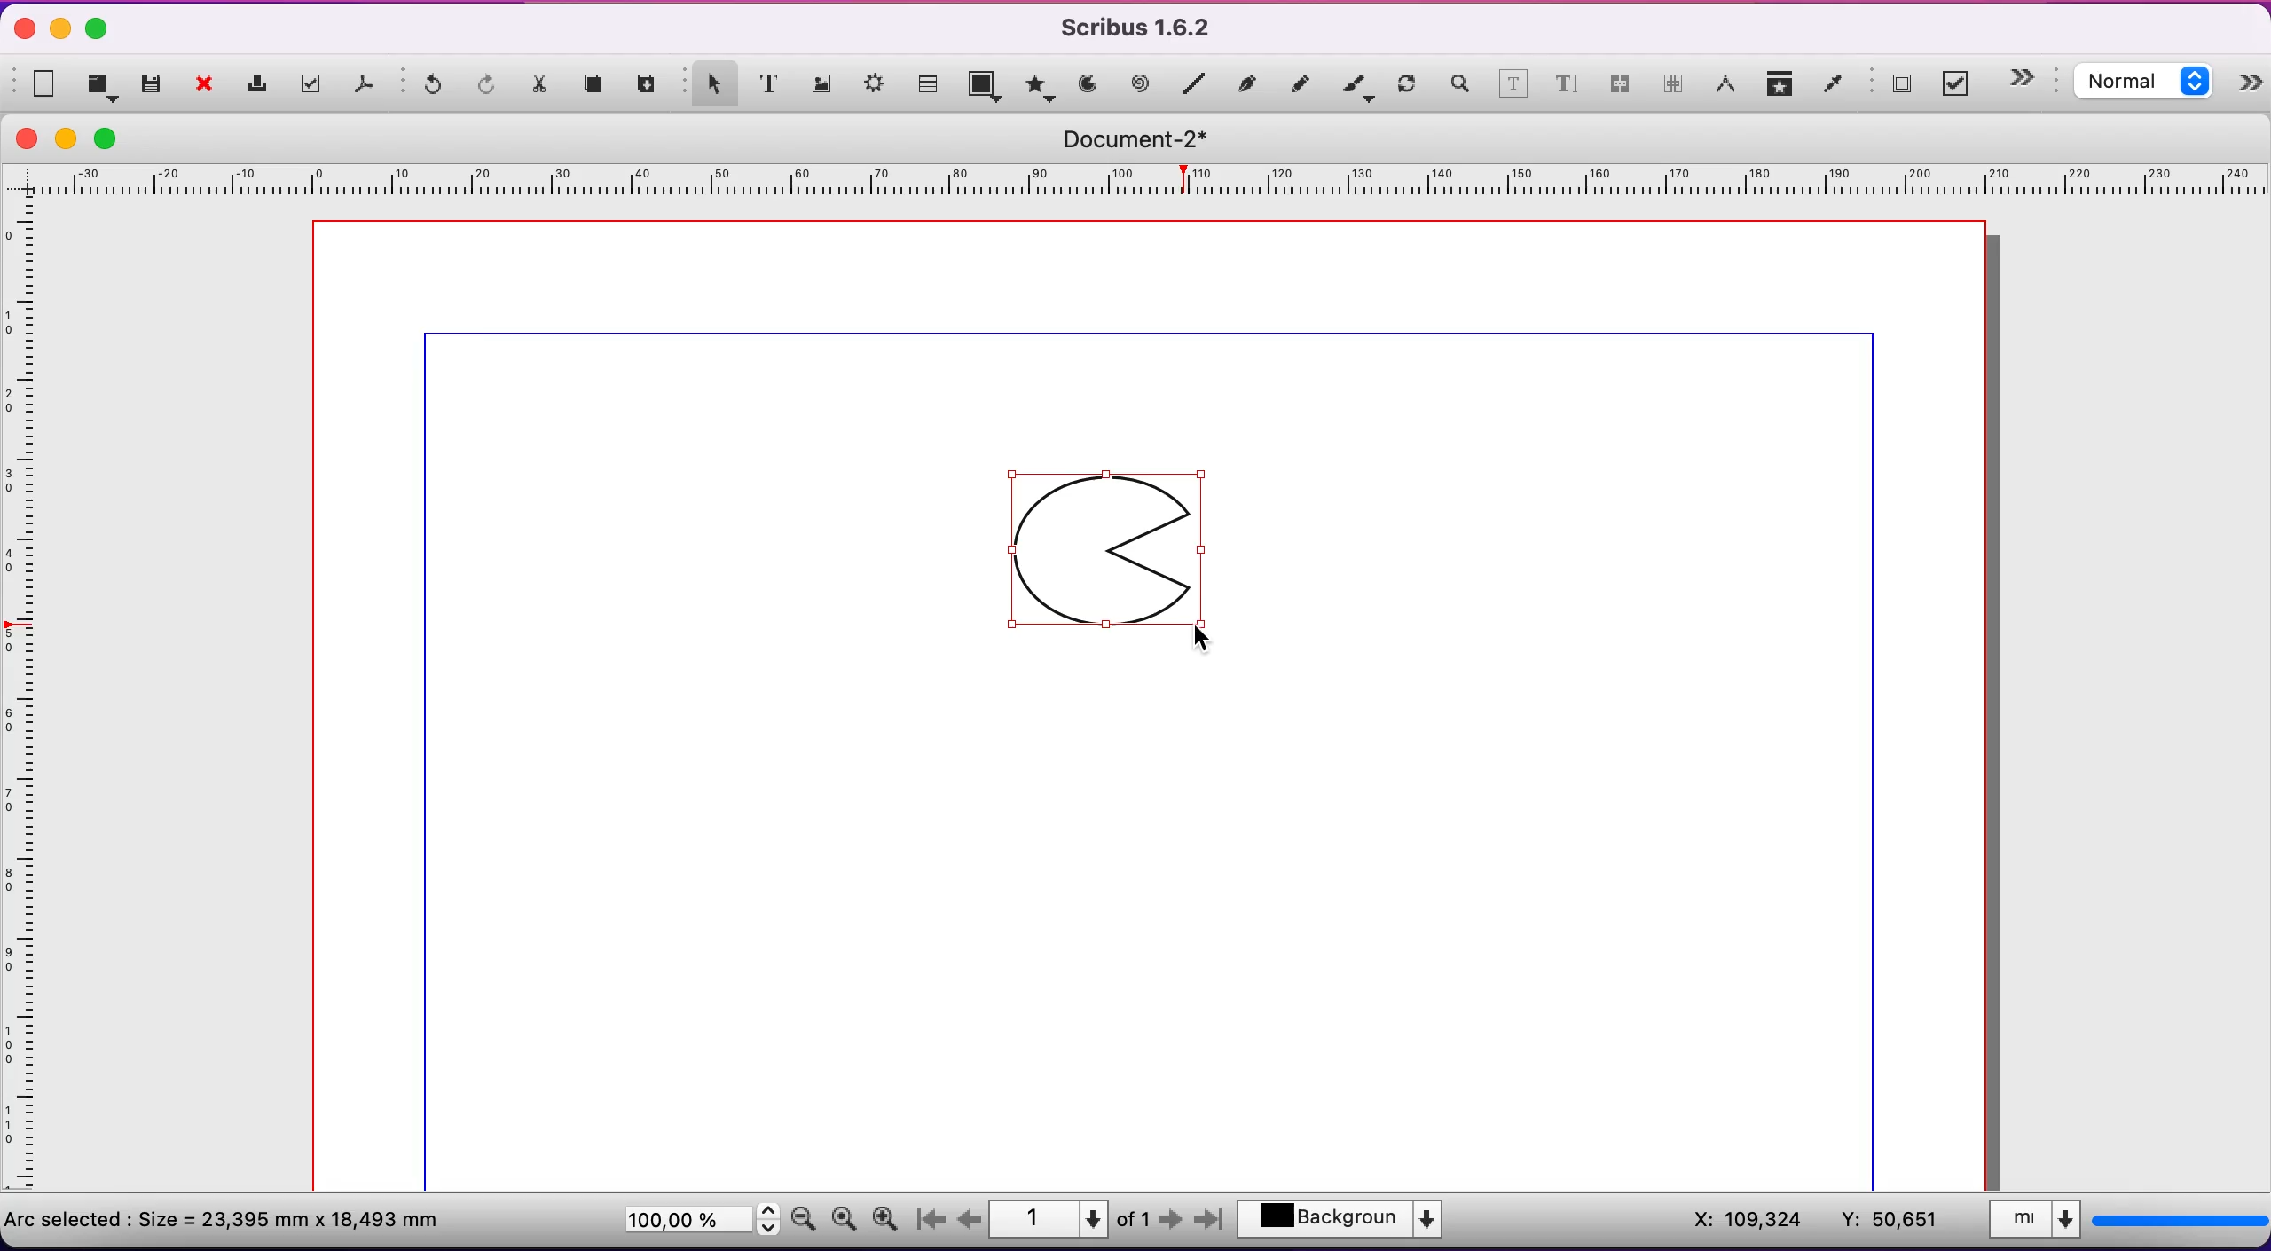  Describe the element at coordinates (116, 138) in the screenshot. I see `maximize` at that location.